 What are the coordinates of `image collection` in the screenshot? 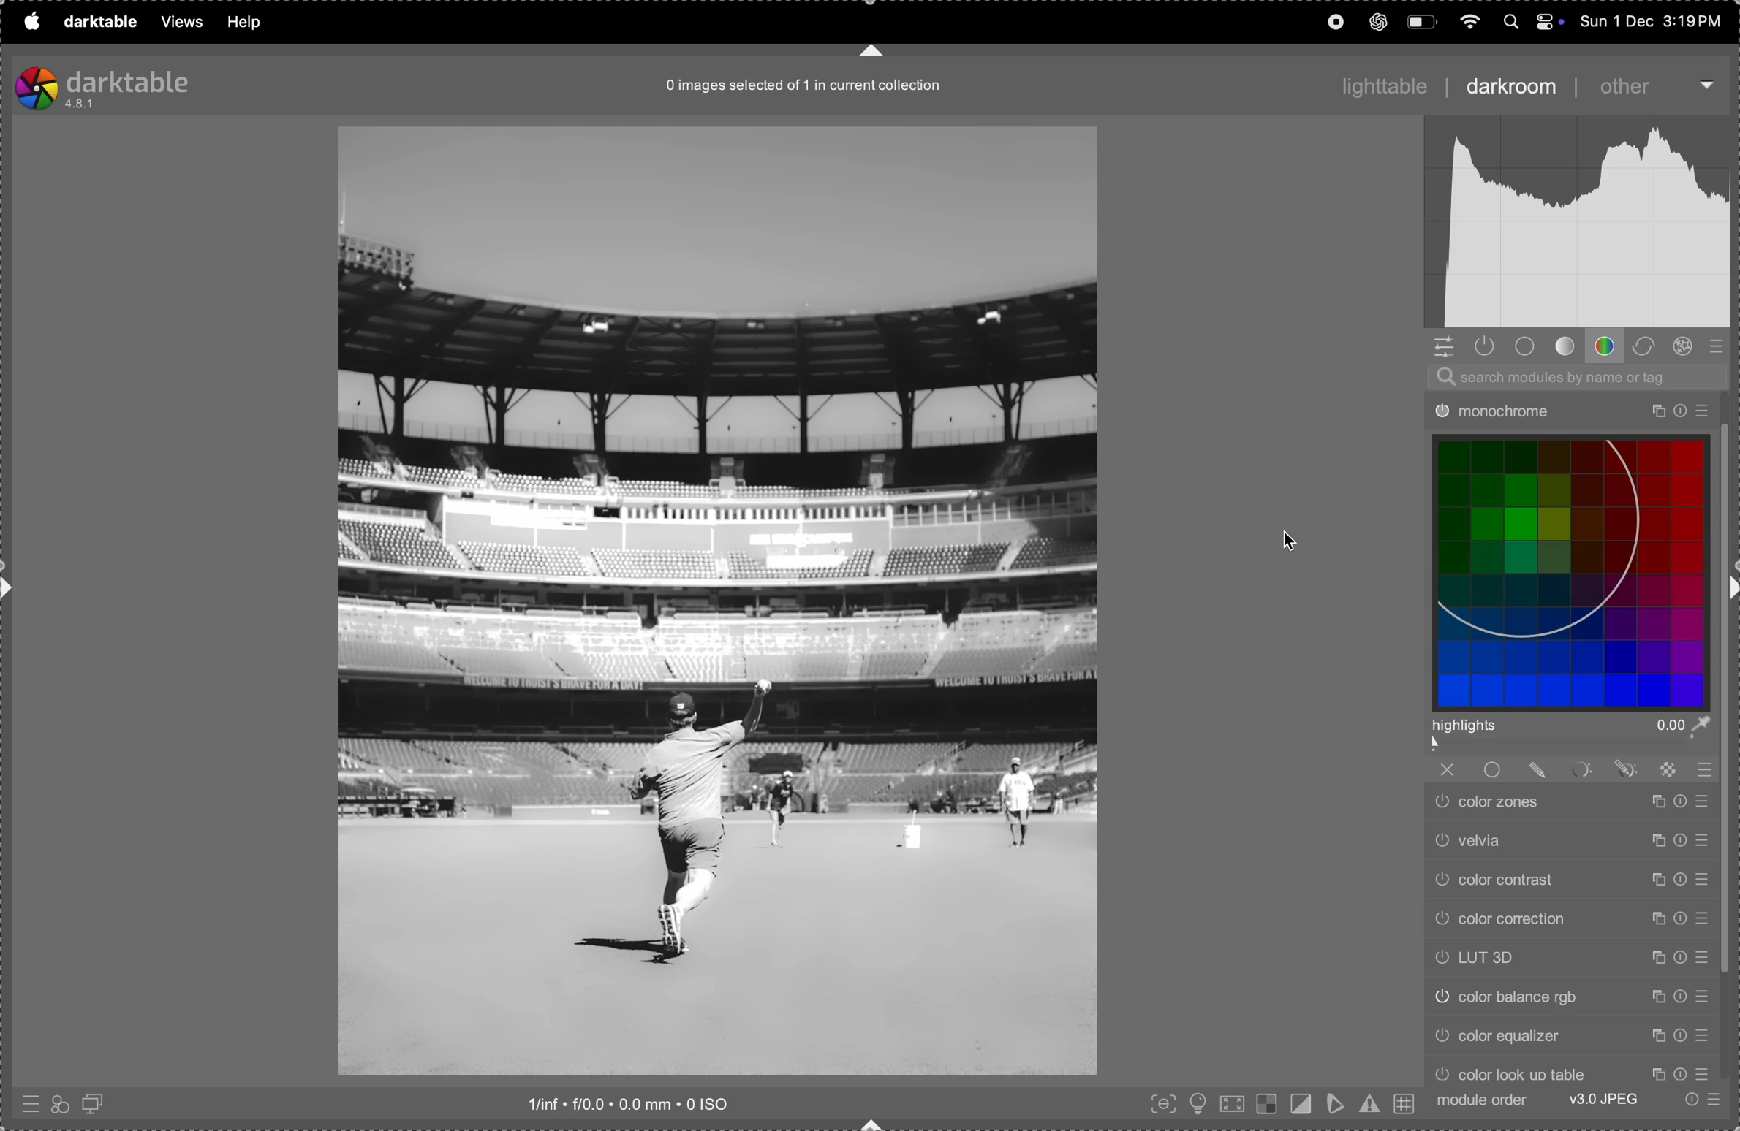 It's located at (795, 90).